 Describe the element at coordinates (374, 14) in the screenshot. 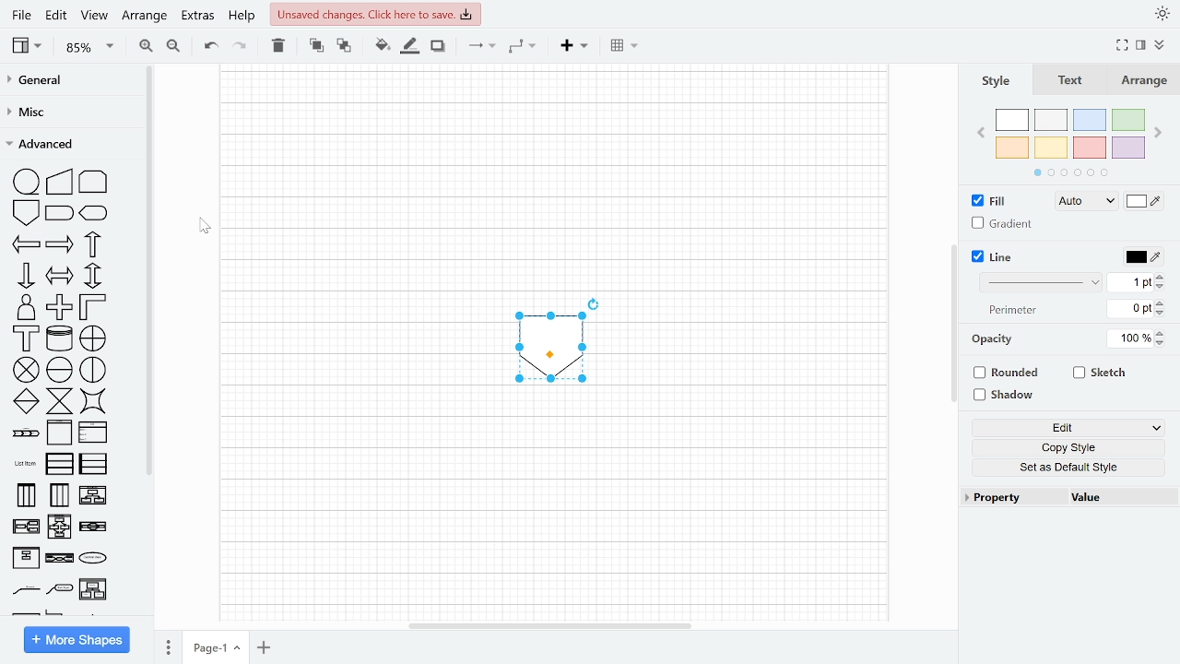

I see `Unsaved changes. Click here to save` at that location.